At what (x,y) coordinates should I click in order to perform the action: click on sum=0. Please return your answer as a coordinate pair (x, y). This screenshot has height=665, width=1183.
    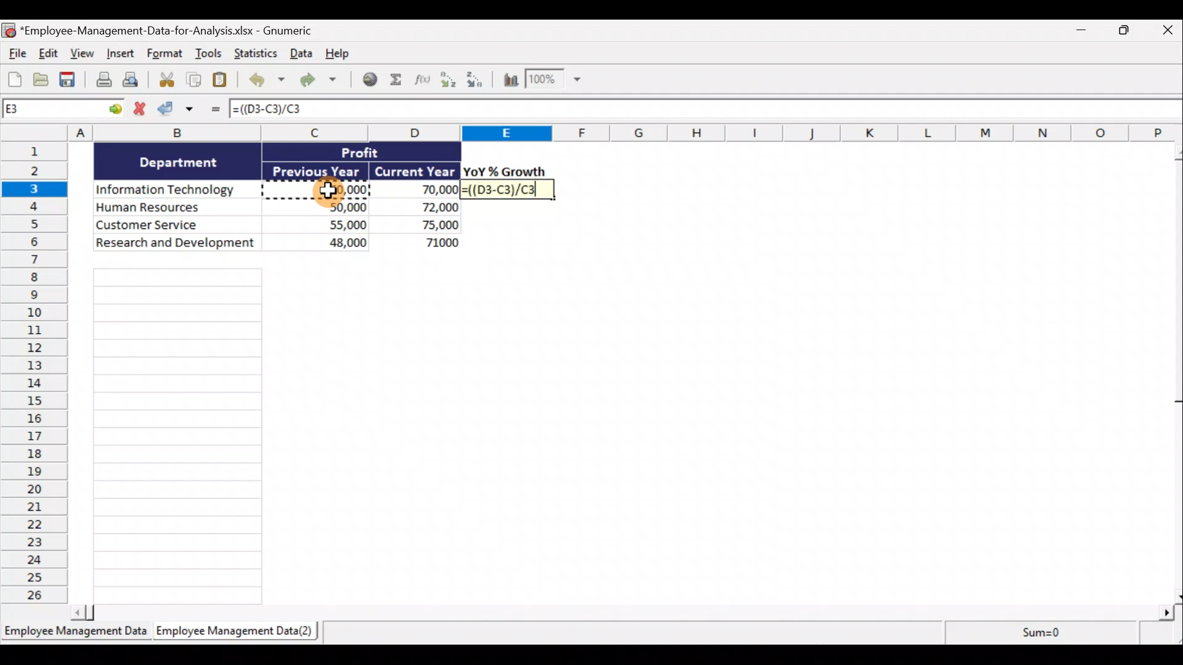
    Looking at the image, I should click on (1062, 634).